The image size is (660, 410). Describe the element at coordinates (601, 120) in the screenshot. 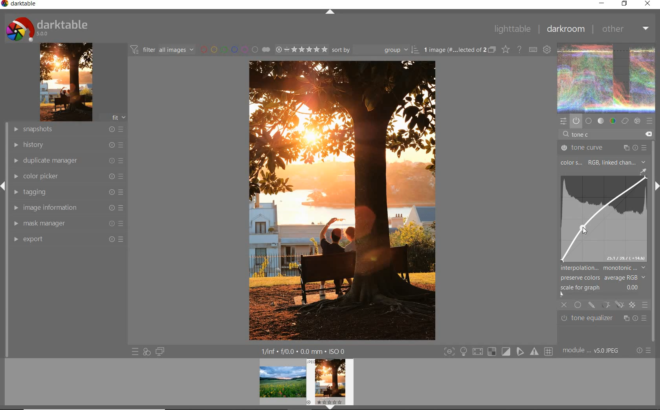

I see `tone` at that location.